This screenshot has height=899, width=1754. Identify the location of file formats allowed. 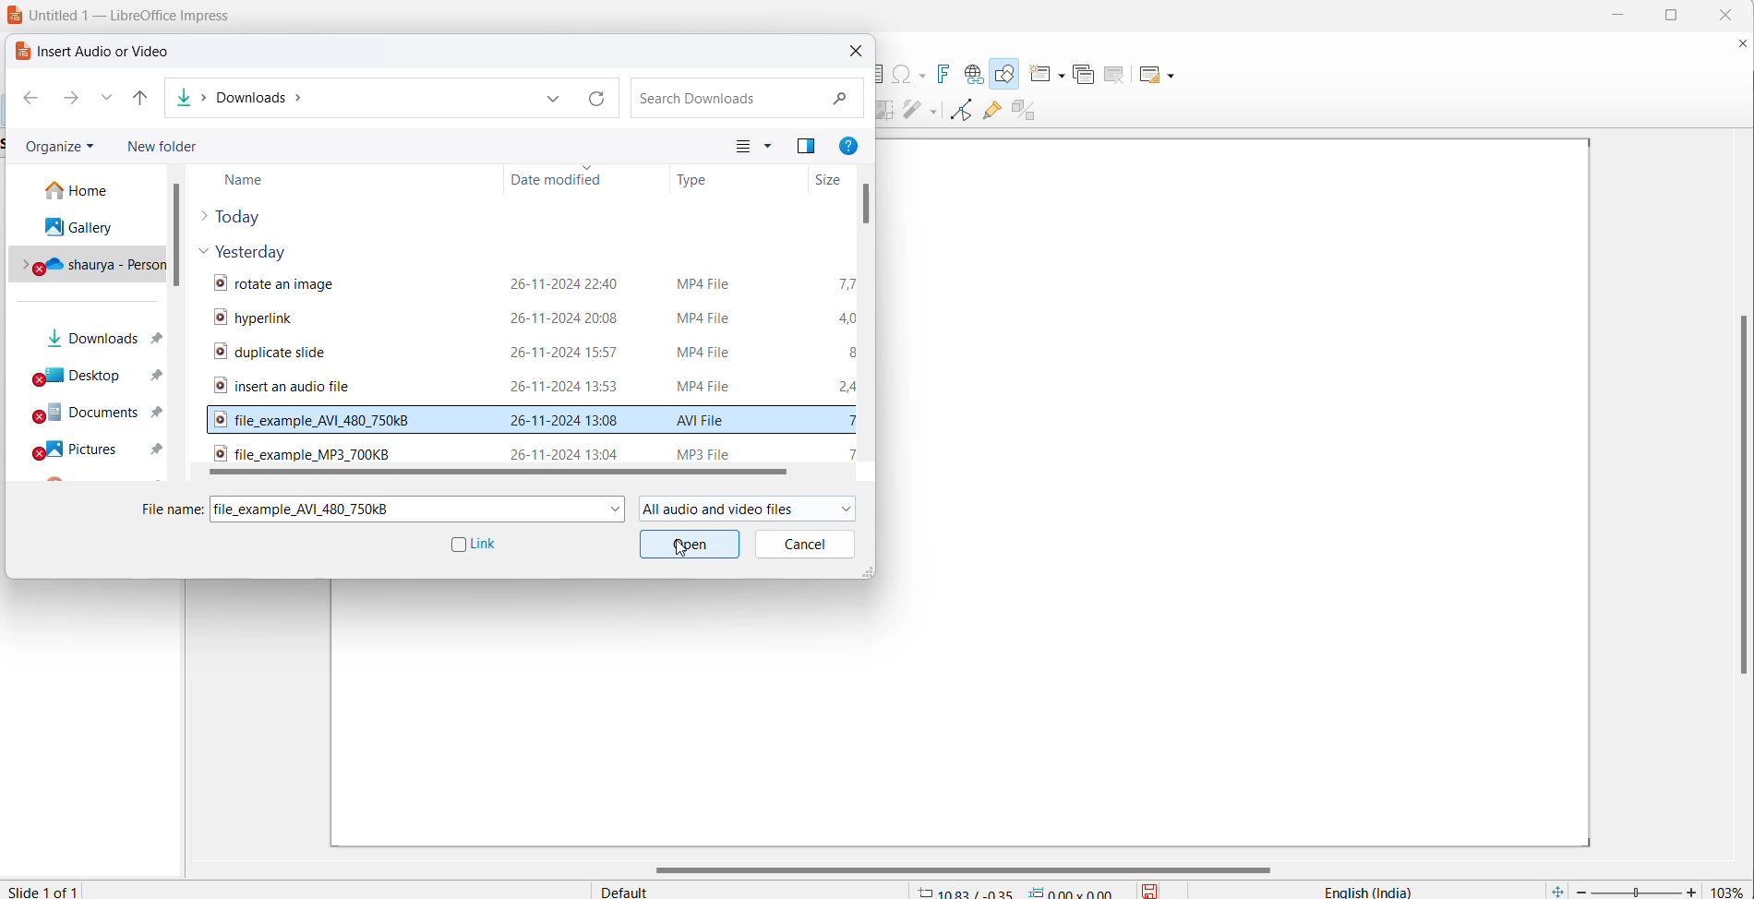
(749, 509).